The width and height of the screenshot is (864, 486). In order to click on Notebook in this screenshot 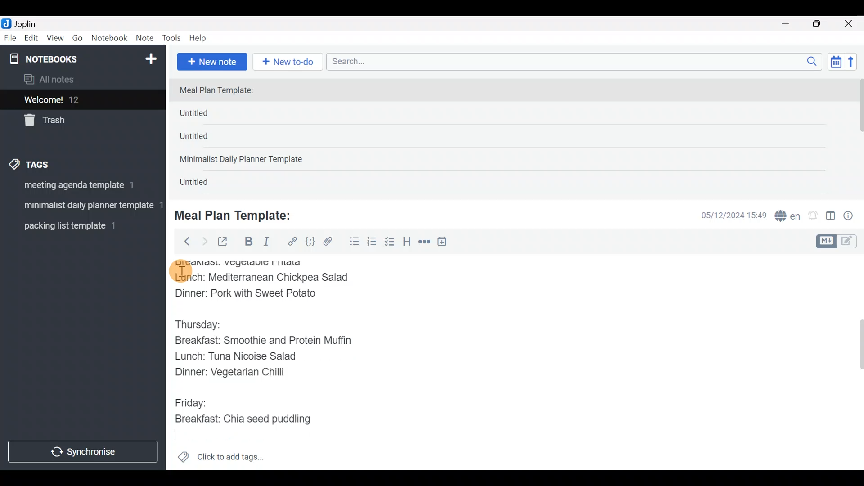, I will do `click(110, 38)`.